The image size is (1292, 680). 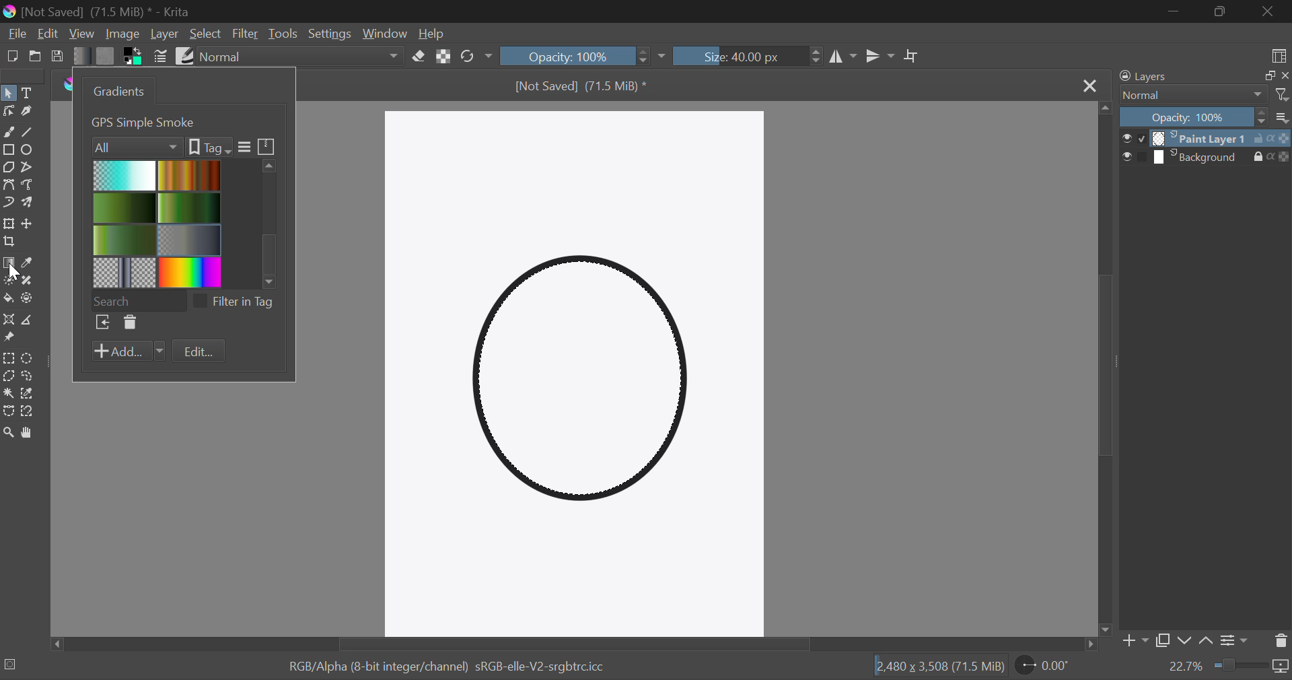 I want to click on RGB/Alpha (8-bit integer/channel) sRGB-elle-V2-srgbtrc.icc, so click(x=450, y=667).